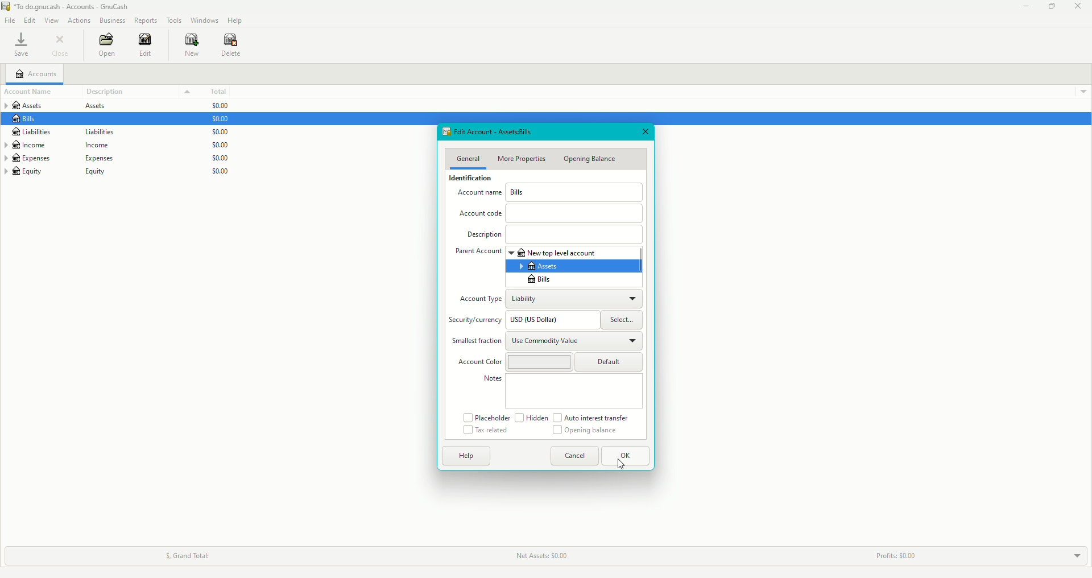  What do you see at coordinates (610, 362) in the screenshot?
I see `Default` at bounding box center [610, 362].